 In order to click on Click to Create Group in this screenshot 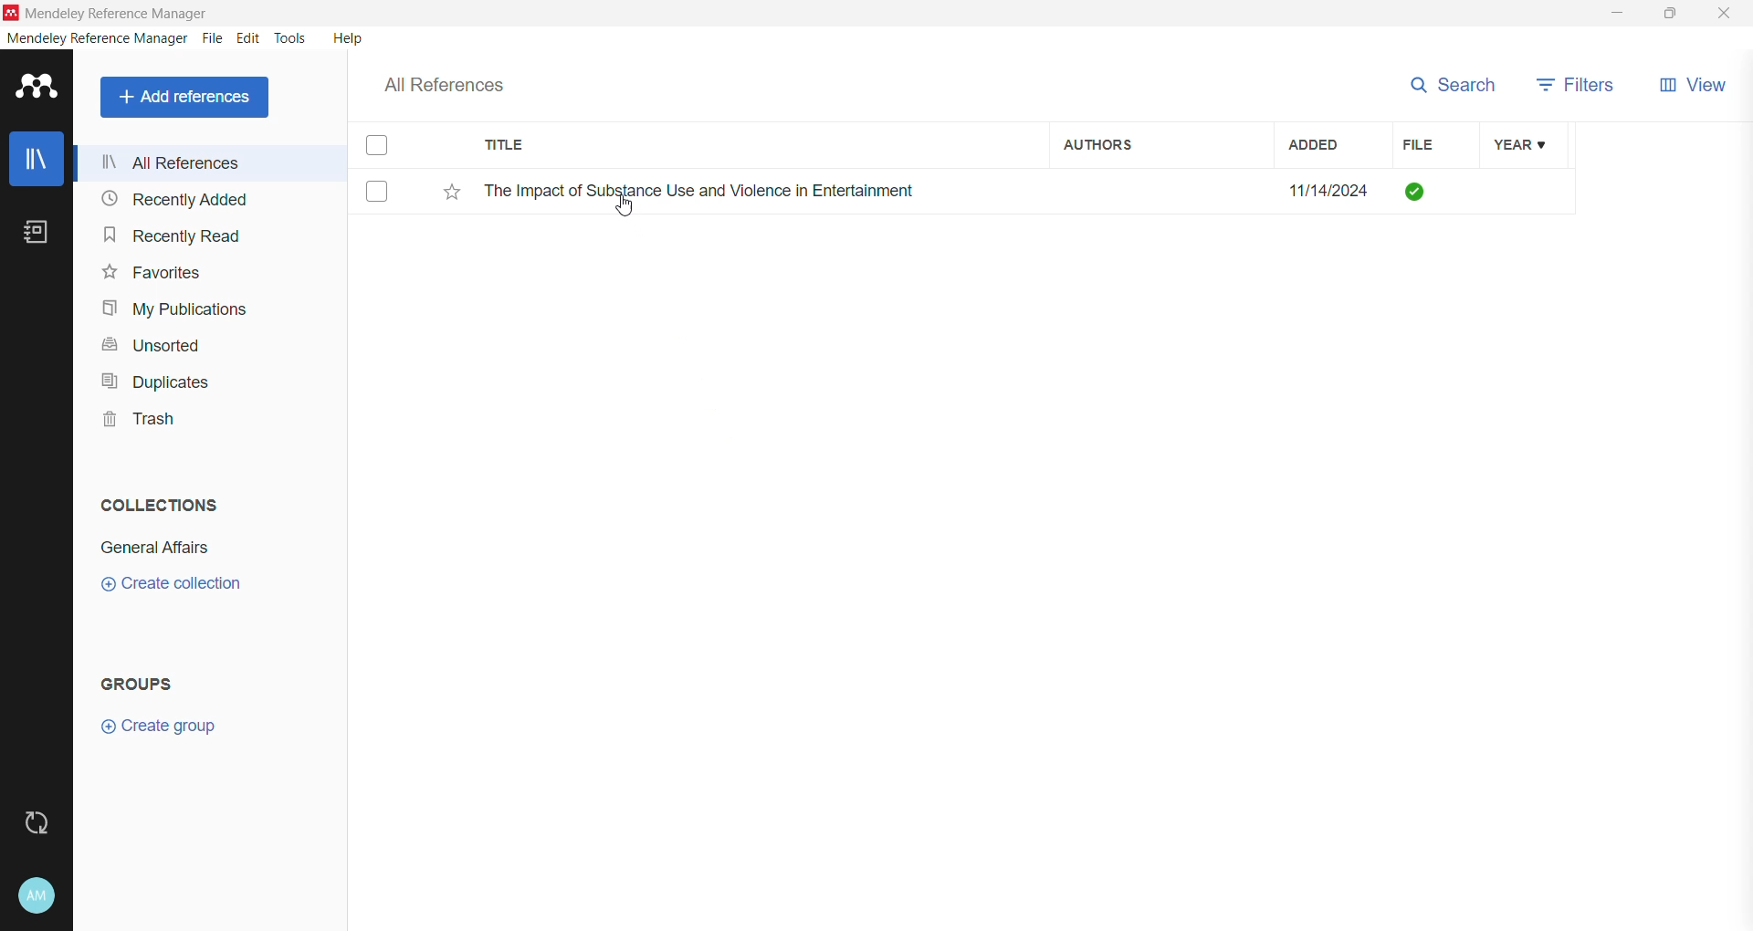, I will do `click(163, 733)`.